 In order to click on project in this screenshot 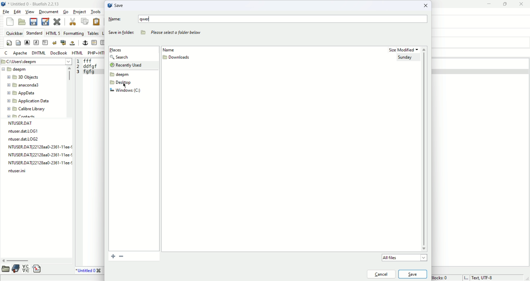, I will do `click(79, 11)`.